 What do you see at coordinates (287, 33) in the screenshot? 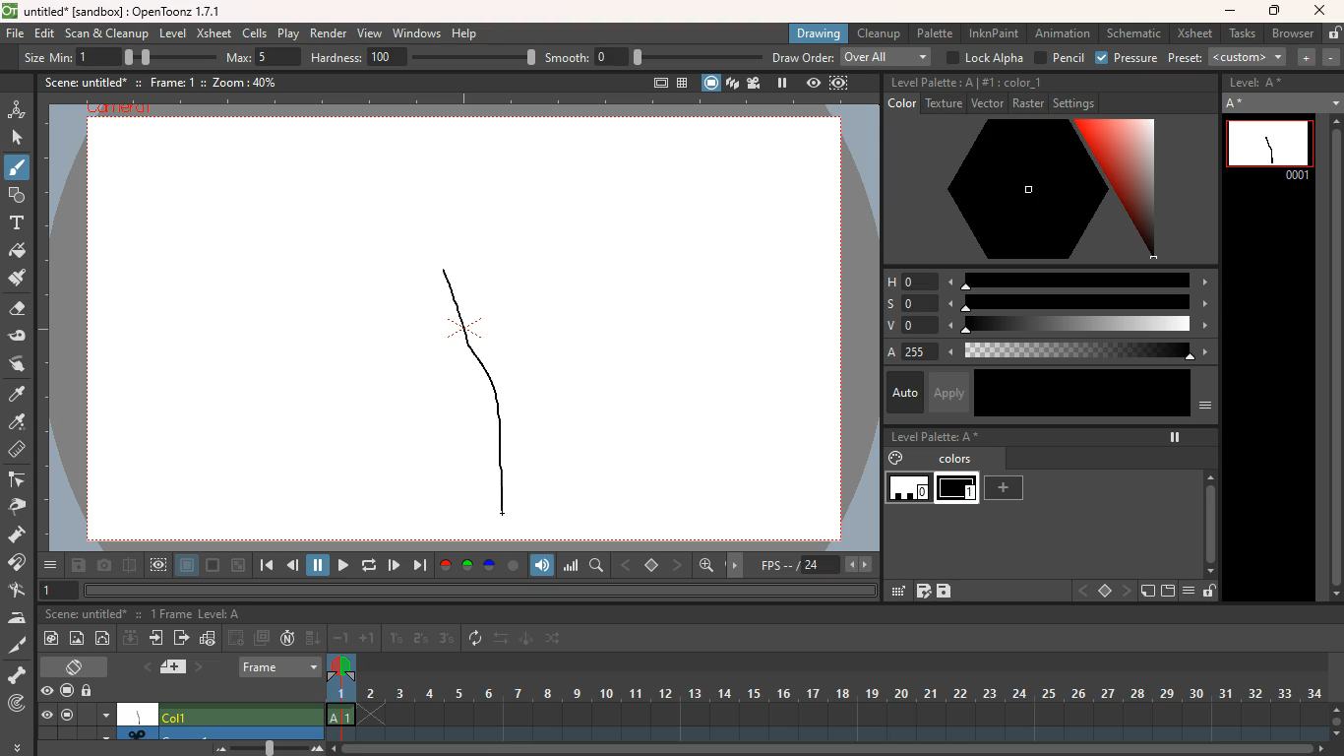
I see `play` at bounding box center [287, 33].